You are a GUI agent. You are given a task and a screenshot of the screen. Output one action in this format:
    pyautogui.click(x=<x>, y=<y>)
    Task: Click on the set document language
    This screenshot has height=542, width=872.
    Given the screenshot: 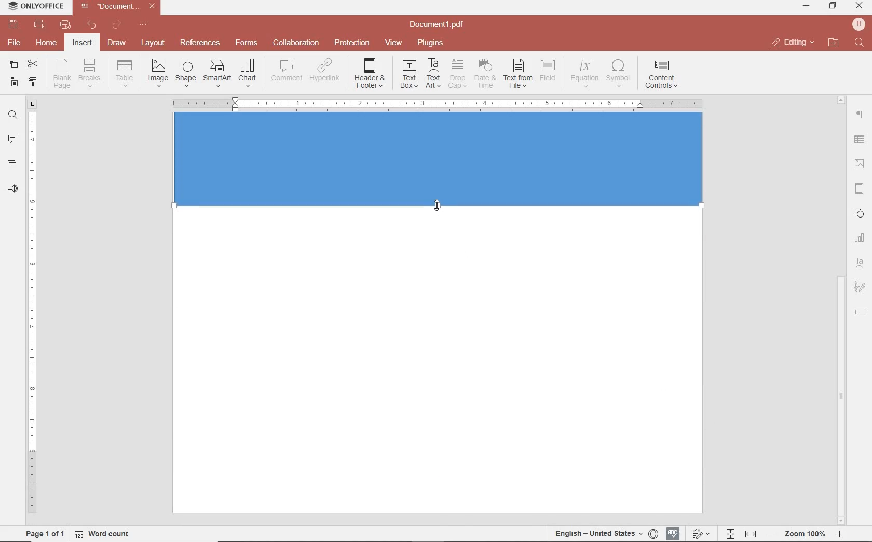 What is the action you would take?
    pyautogui.click(x=605, y=533)
    